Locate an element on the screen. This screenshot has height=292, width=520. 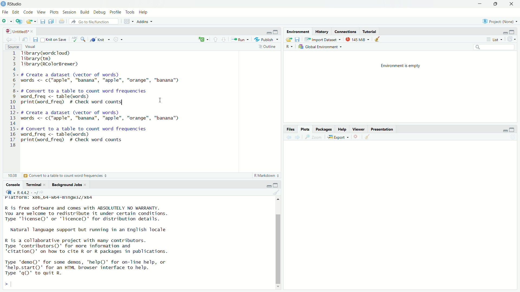
Back is located at coordinates (288, 137).